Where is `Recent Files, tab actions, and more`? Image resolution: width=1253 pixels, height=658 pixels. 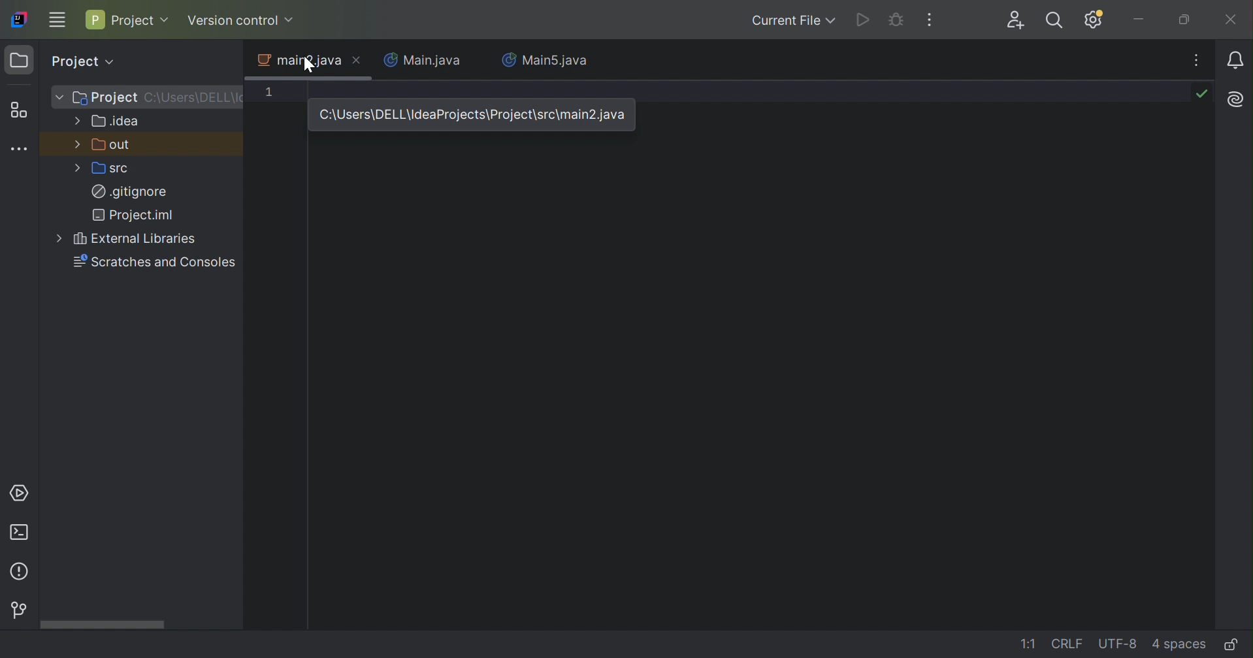
Recent Files, tab actions, and more is located at coordinates (1197, 61).